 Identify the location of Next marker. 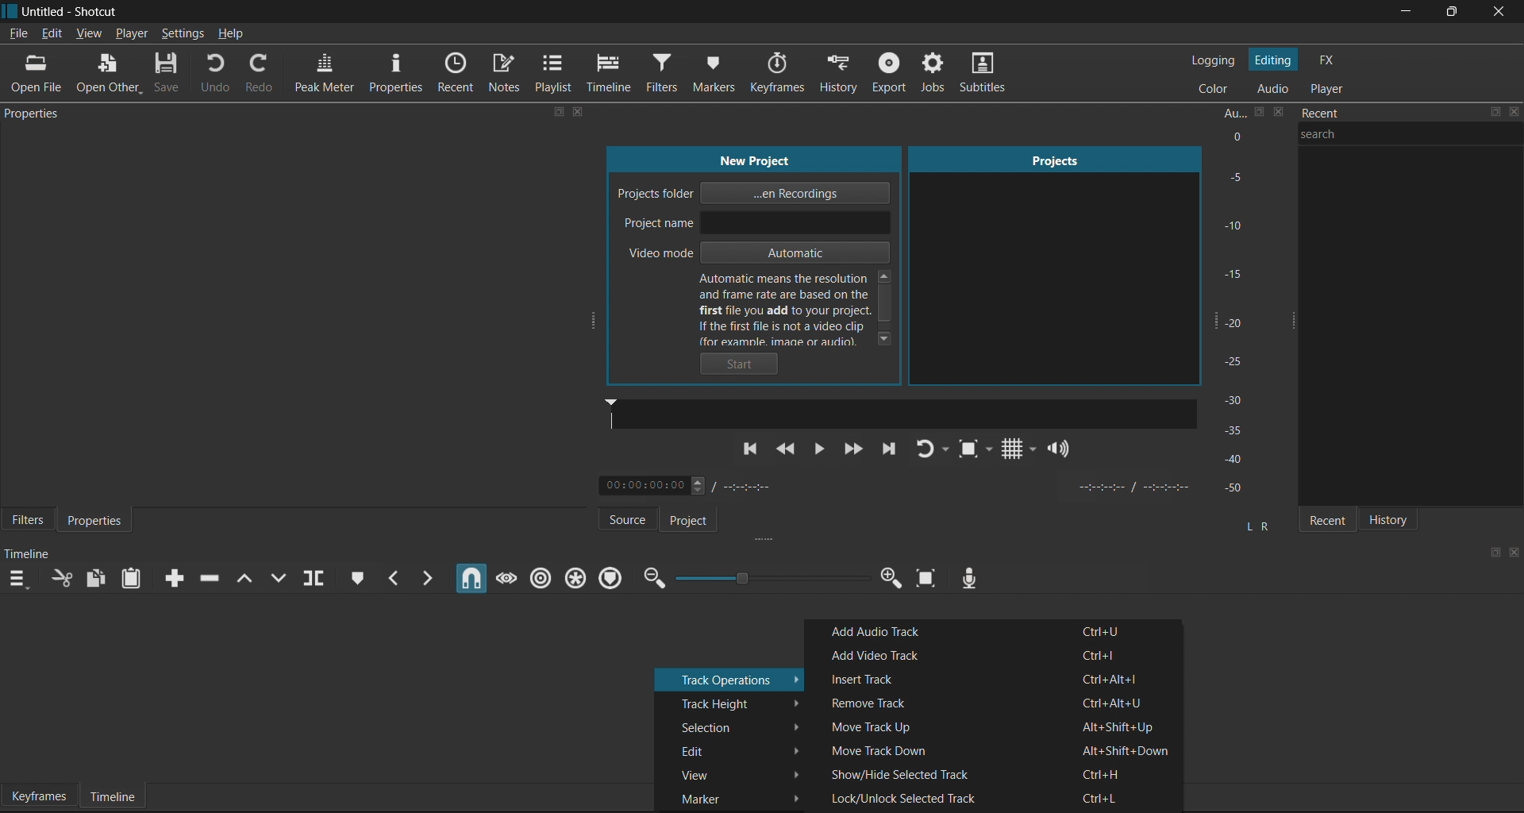
(428, 576).